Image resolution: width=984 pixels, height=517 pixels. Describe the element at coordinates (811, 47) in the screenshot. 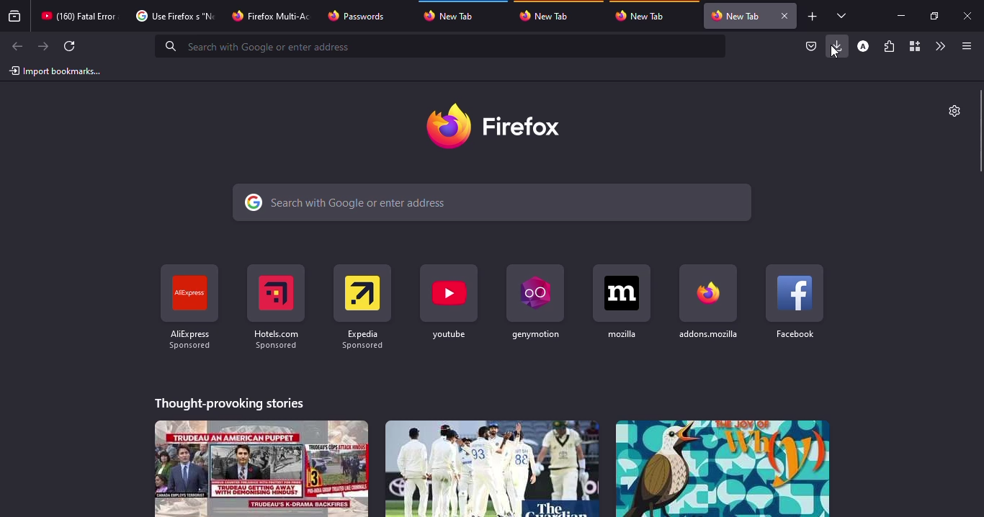

I see `save to pocket` at that location.